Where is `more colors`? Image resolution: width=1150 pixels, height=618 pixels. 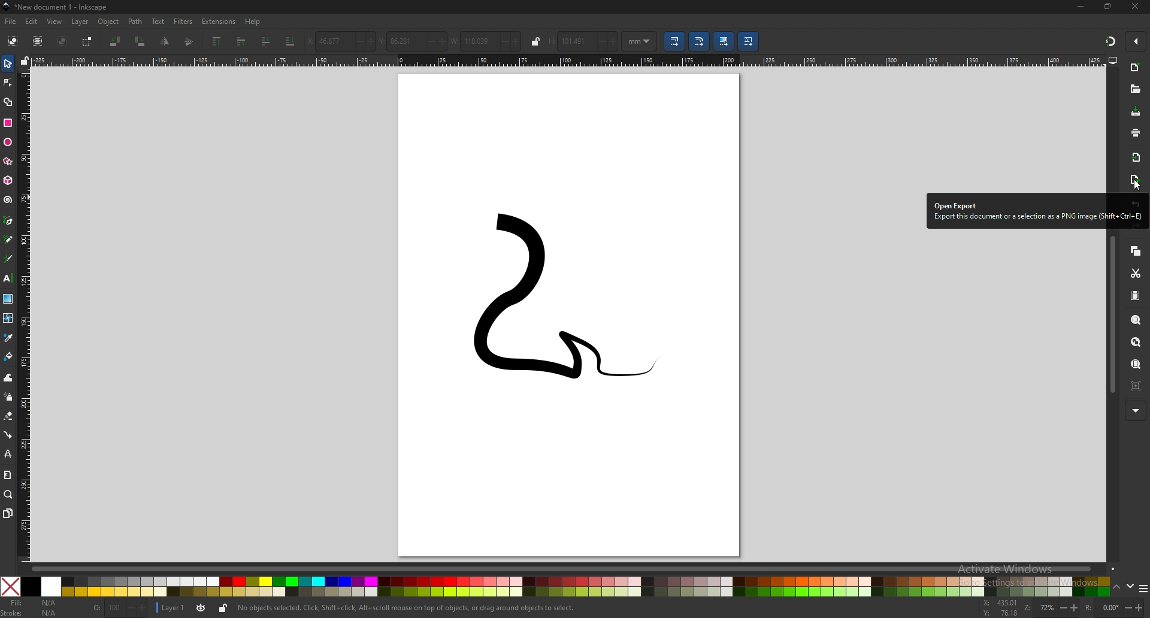 more colors is located at coordinates (1143, 587).